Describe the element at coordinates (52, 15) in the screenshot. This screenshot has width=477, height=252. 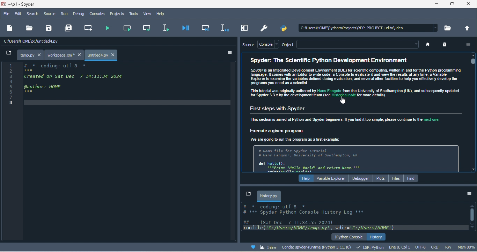
I see `source` at that location.